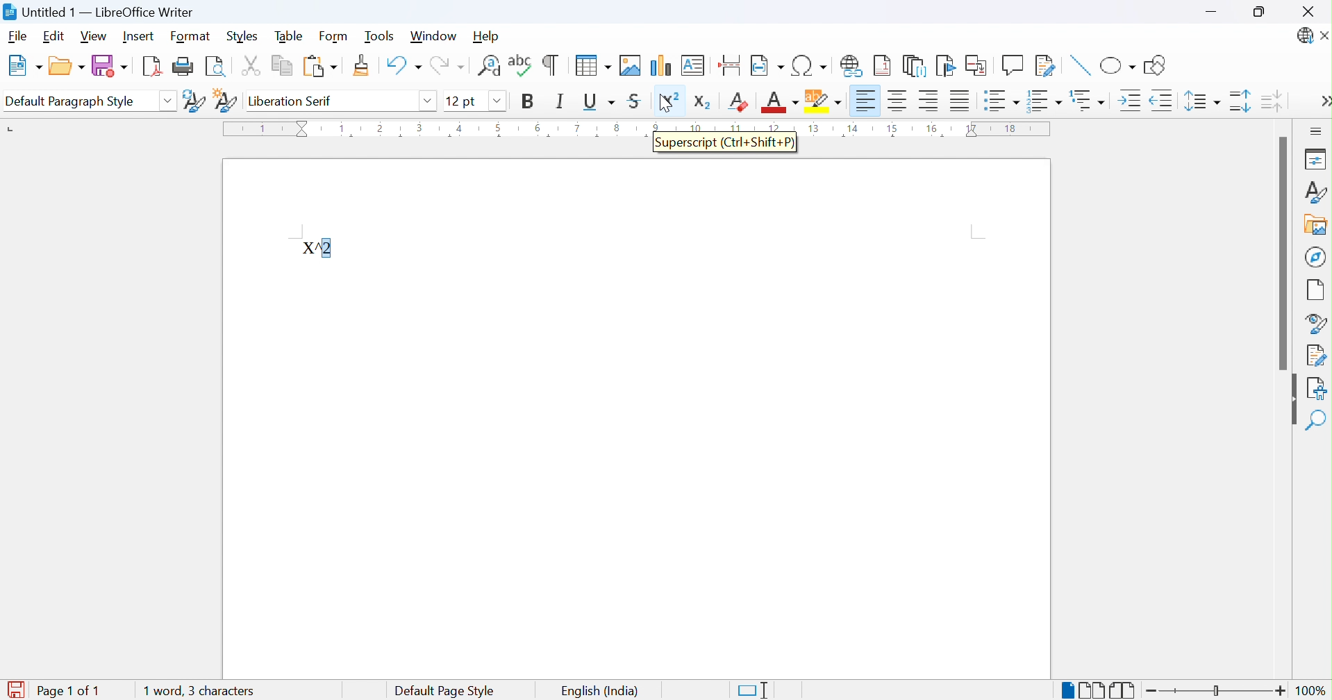 The width and height of the screenshot is (1332, 700). I want to click on Insert endnote, so click(917, 67).